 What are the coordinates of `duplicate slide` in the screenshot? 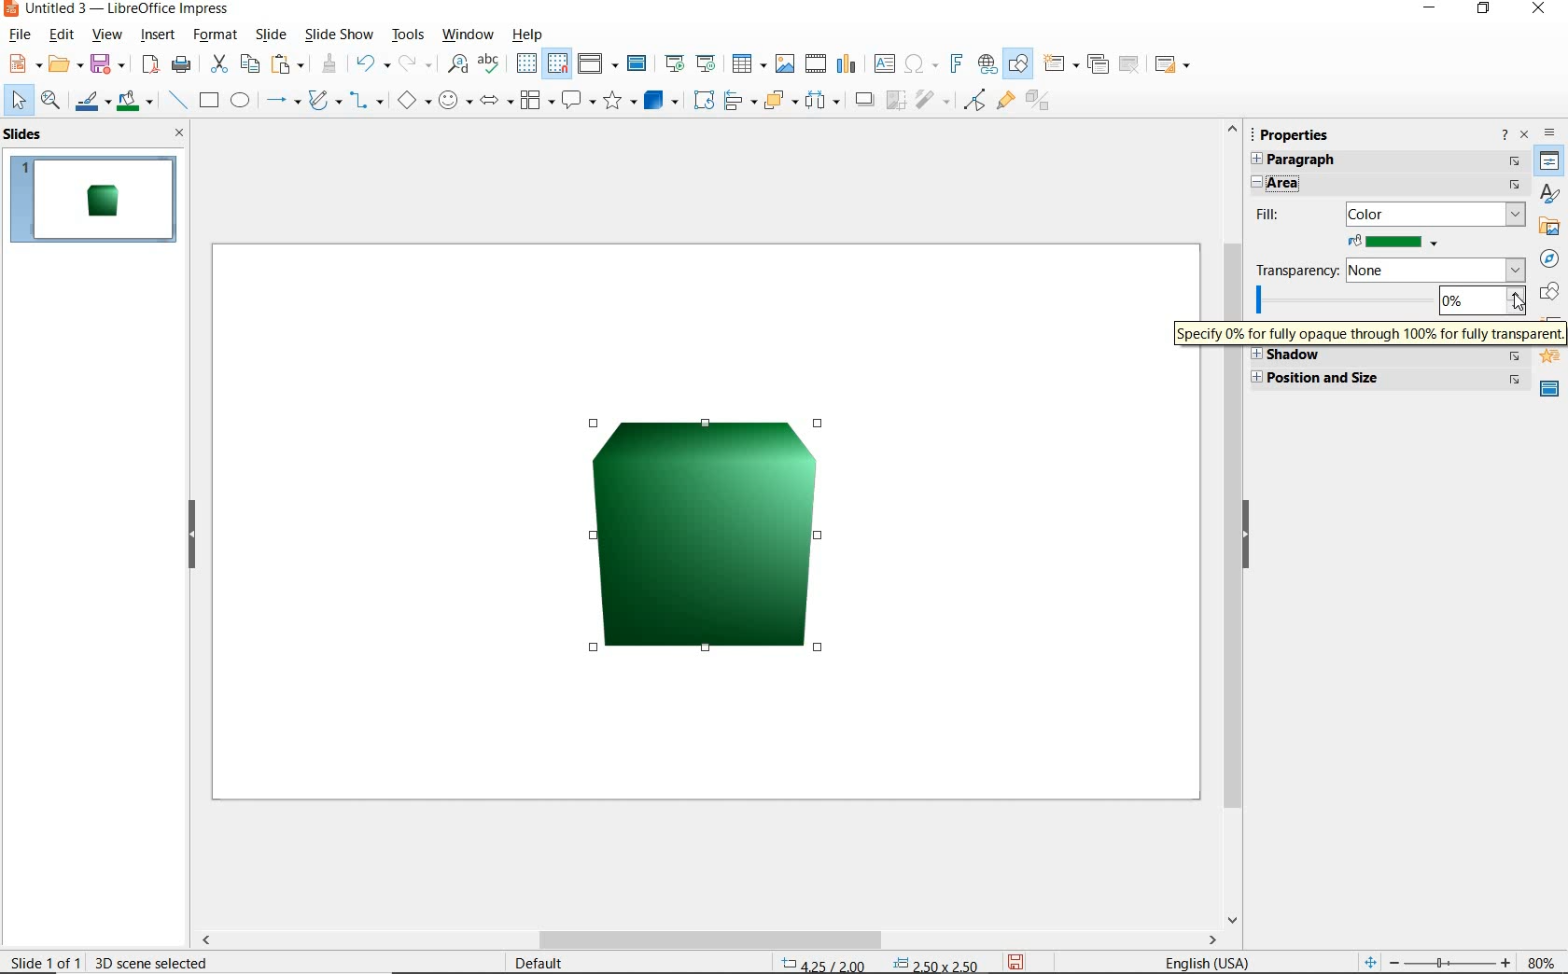 It's located at (1098, 62).